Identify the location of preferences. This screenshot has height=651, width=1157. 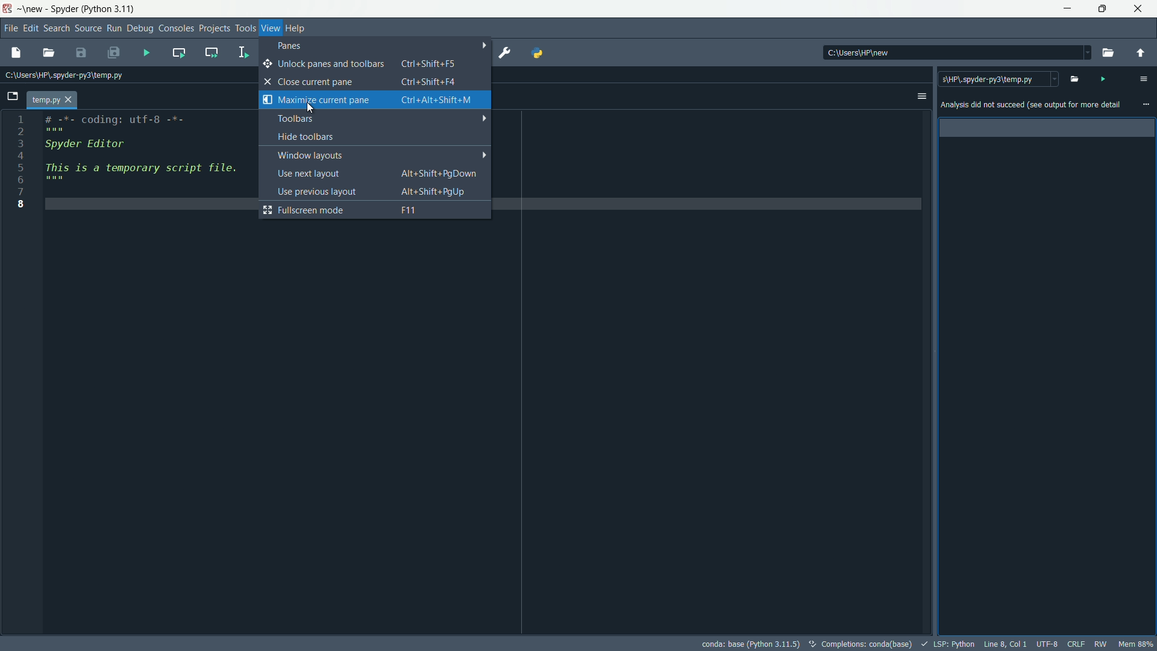
(505, 53).